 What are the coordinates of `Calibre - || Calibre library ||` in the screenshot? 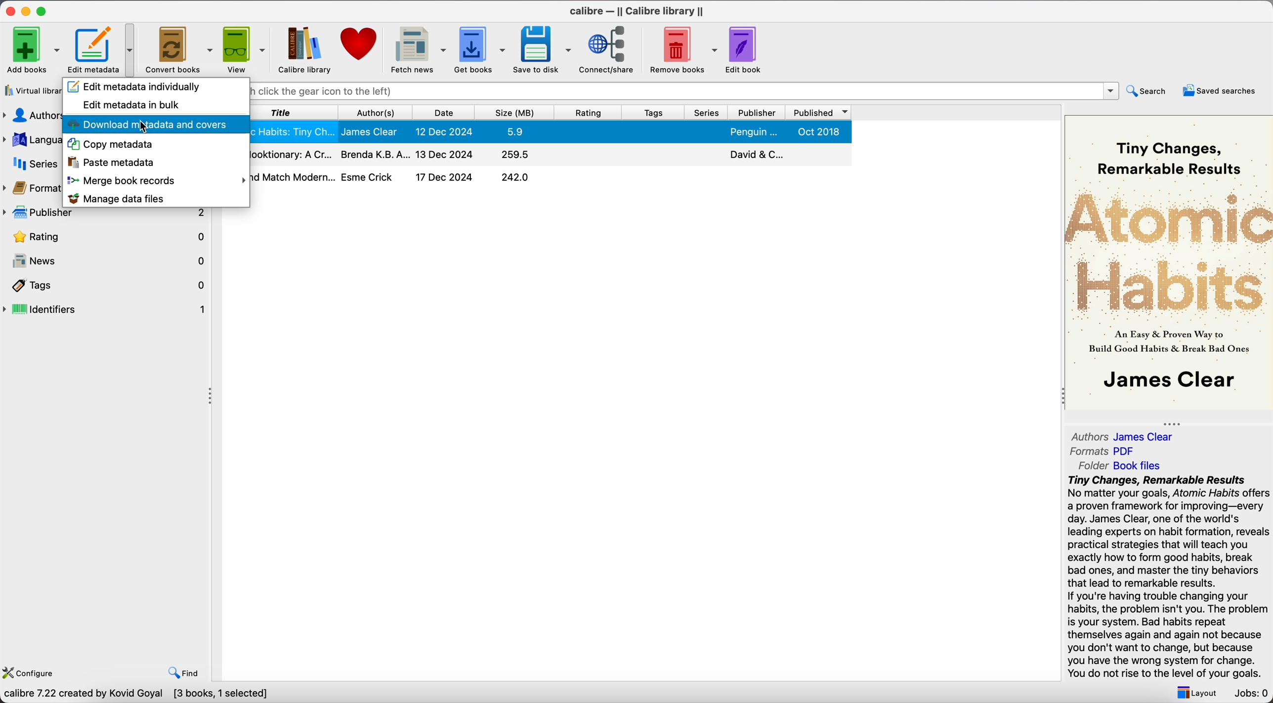 It's located at (634, 12).